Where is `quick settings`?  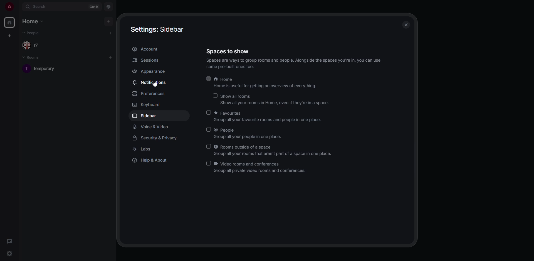 quick settings is located at coordinates (9, 254).